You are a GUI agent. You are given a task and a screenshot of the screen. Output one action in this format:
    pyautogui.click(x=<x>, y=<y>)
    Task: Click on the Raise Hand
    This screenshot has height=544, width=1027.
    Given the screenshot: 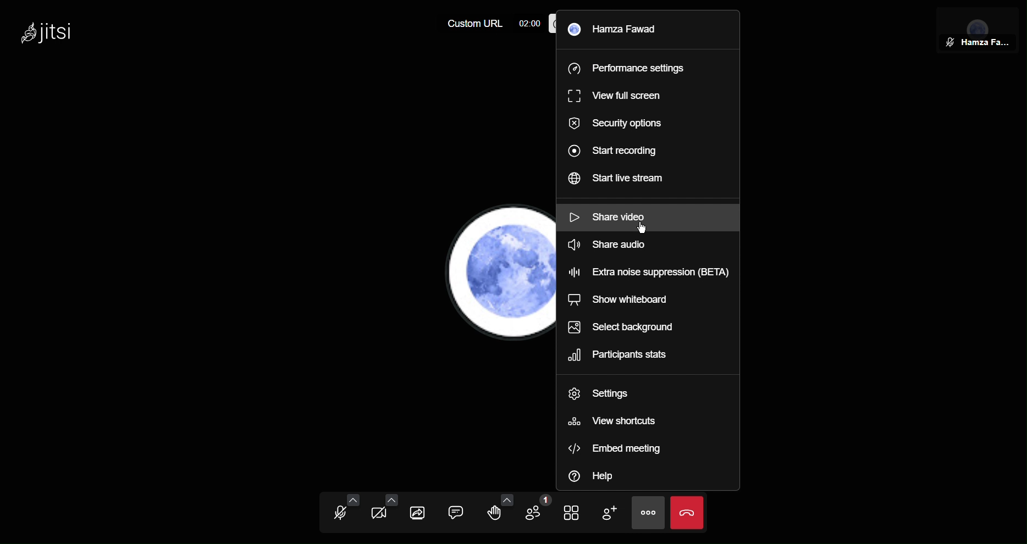 What is the action you would take?
    pyautogui.click(x=498, y=514)
    